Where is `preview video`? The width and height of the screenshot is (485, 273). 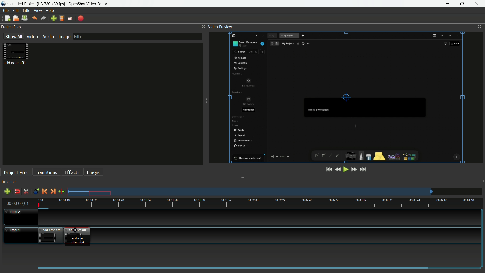
preview video is located at coordinates (345, 97).